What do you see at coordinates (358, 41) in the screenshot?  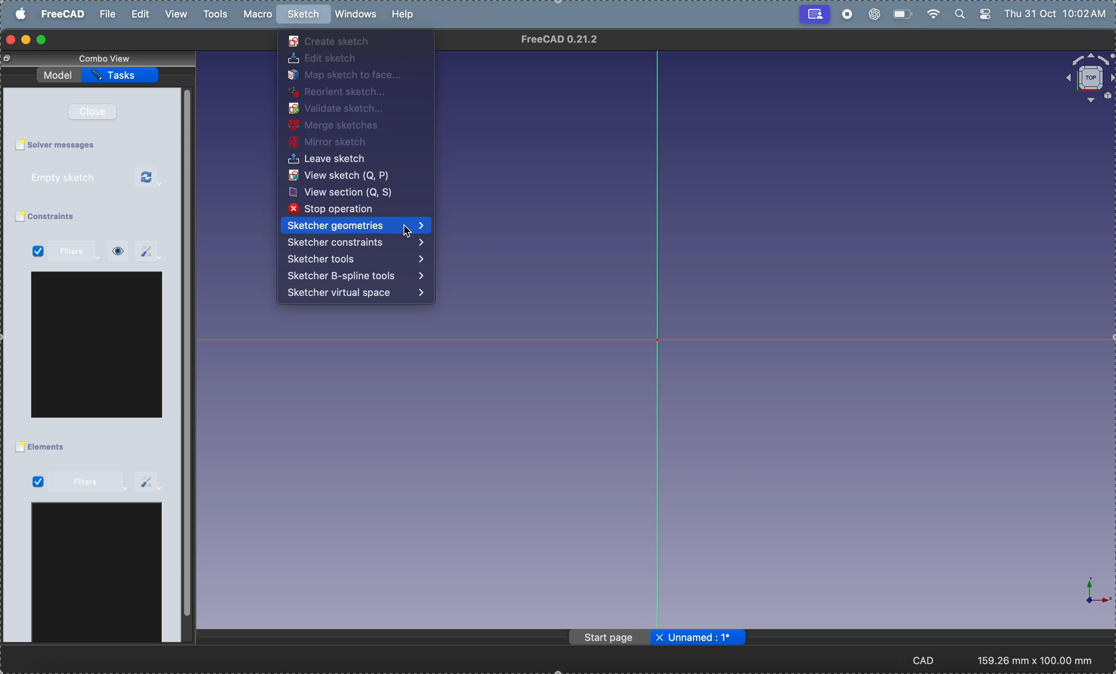 I see `create sketch` at bounding box center [358, 41].